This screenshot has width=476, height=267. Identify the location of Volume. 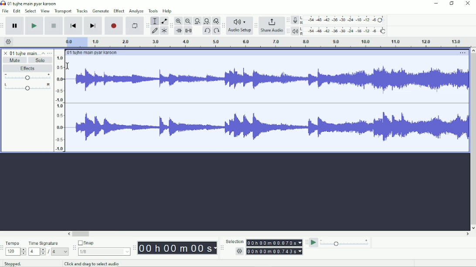
(27, 77).